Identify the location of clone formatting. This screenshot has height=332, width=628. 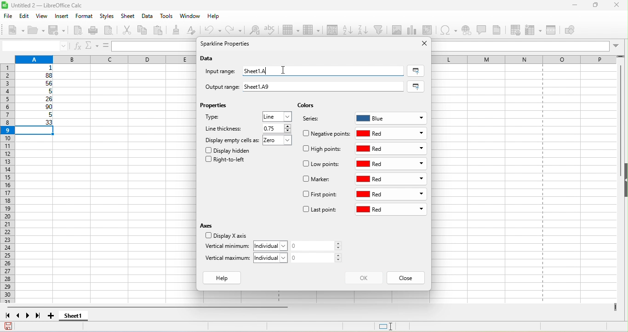
(178, 30).